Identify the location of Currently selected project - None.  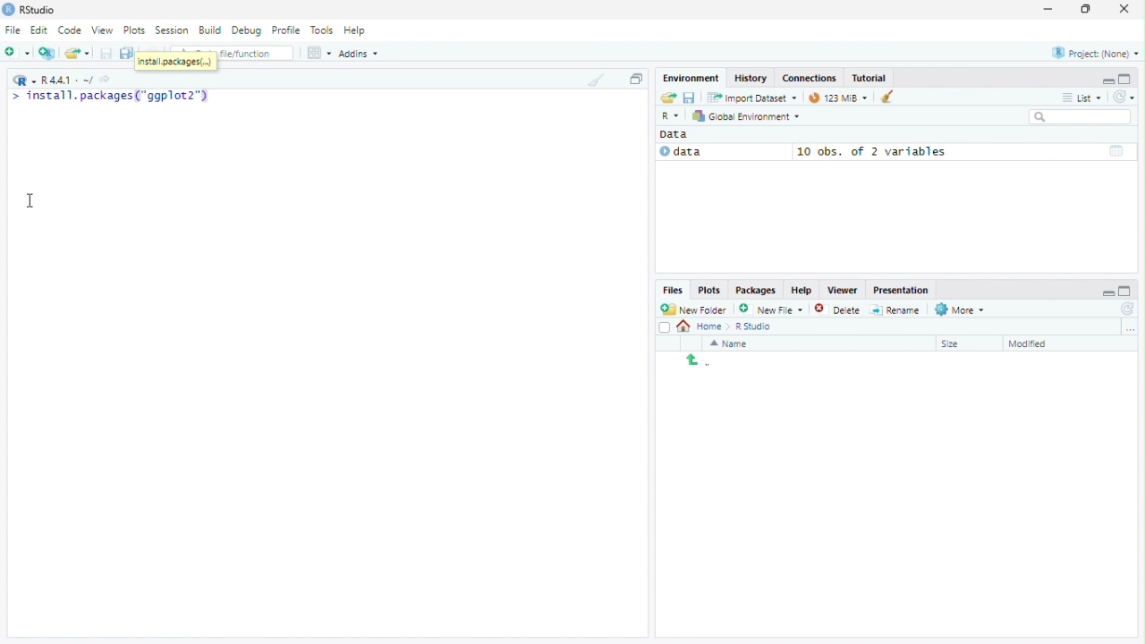
(1094, 52).